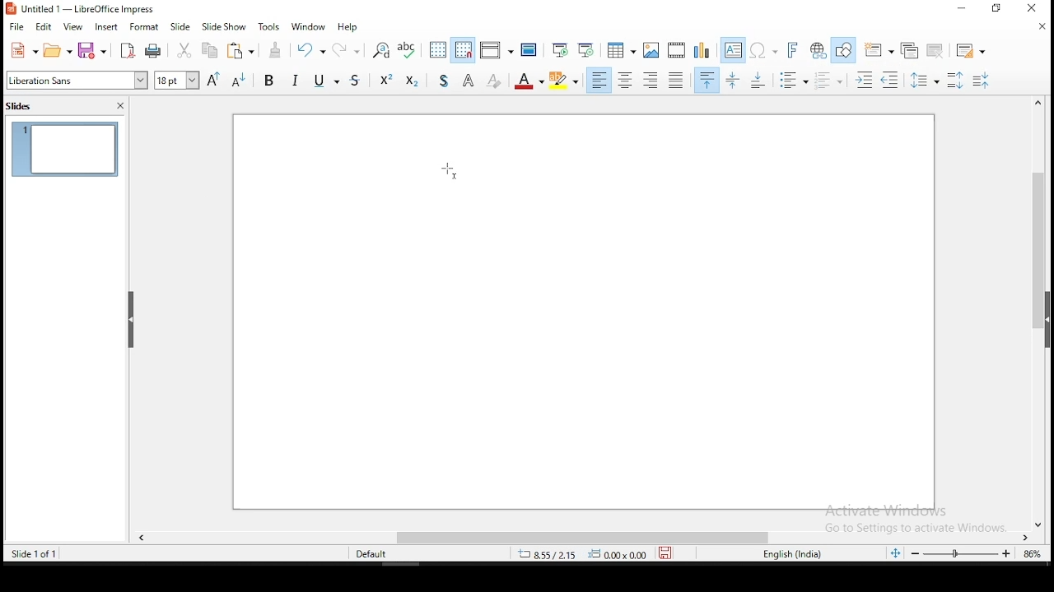  Describe the element at coordinates (451, 171) in the screenshot. I see `mouse poointer` at that location.